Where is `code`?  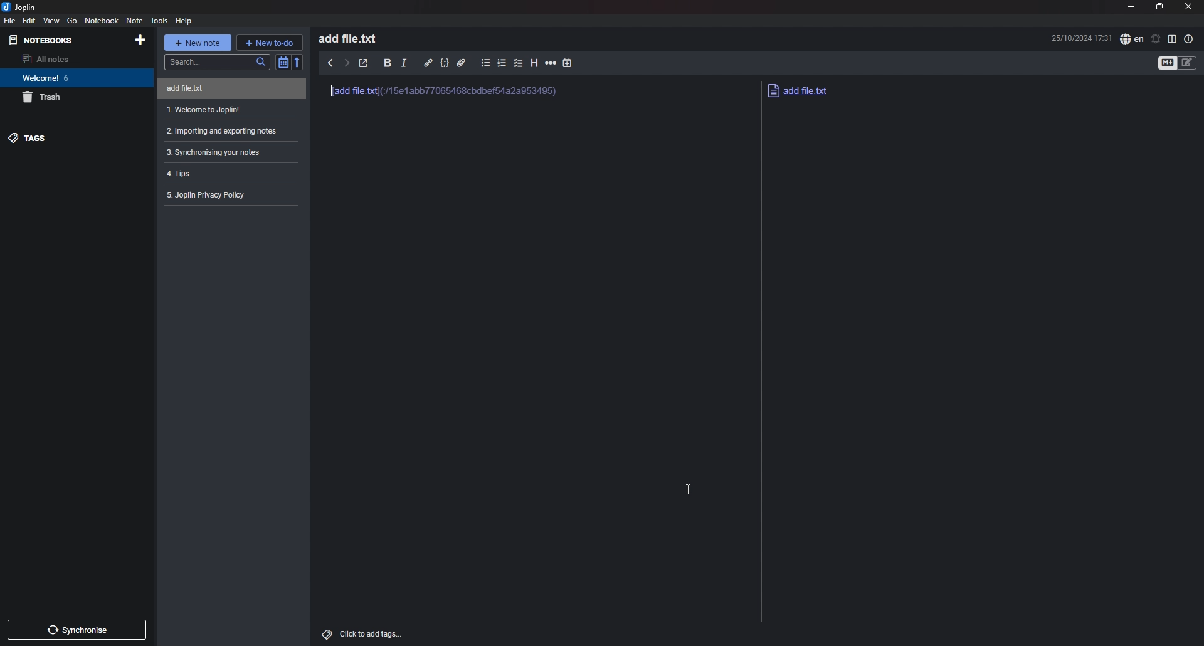
code is located at coordinates (445, 62).